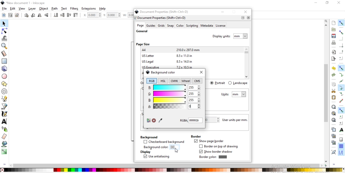 The image size is (345, 173). I want to click on use antiliasing, so click(156, 157).